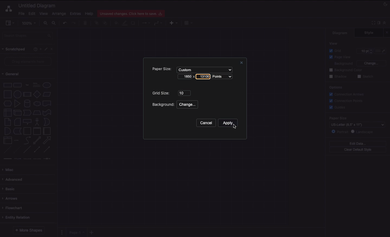 The height and width of the screenshot is (237, 390). Describe the element at coordinates (89, 13) in the screenshot. I see `Help` at that location.